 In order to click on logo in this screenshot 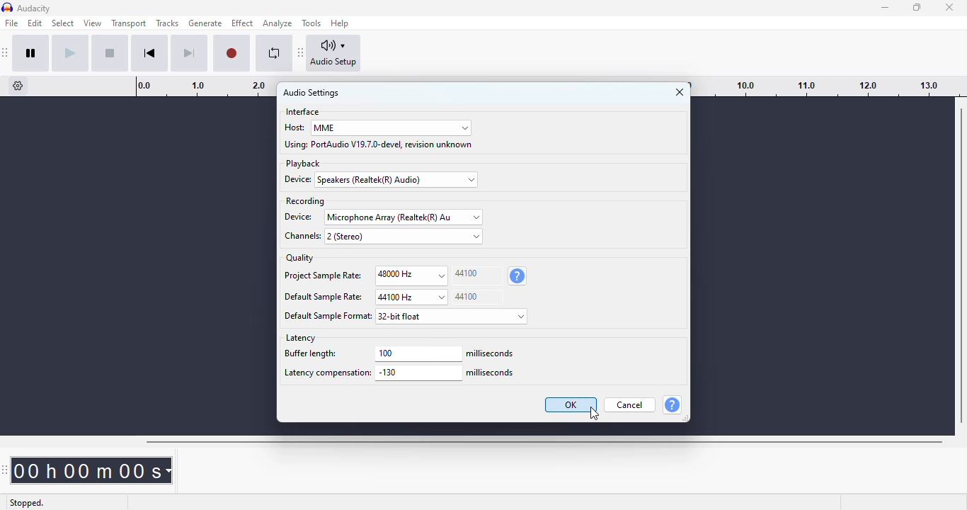, I will do `click(7, 8)`.